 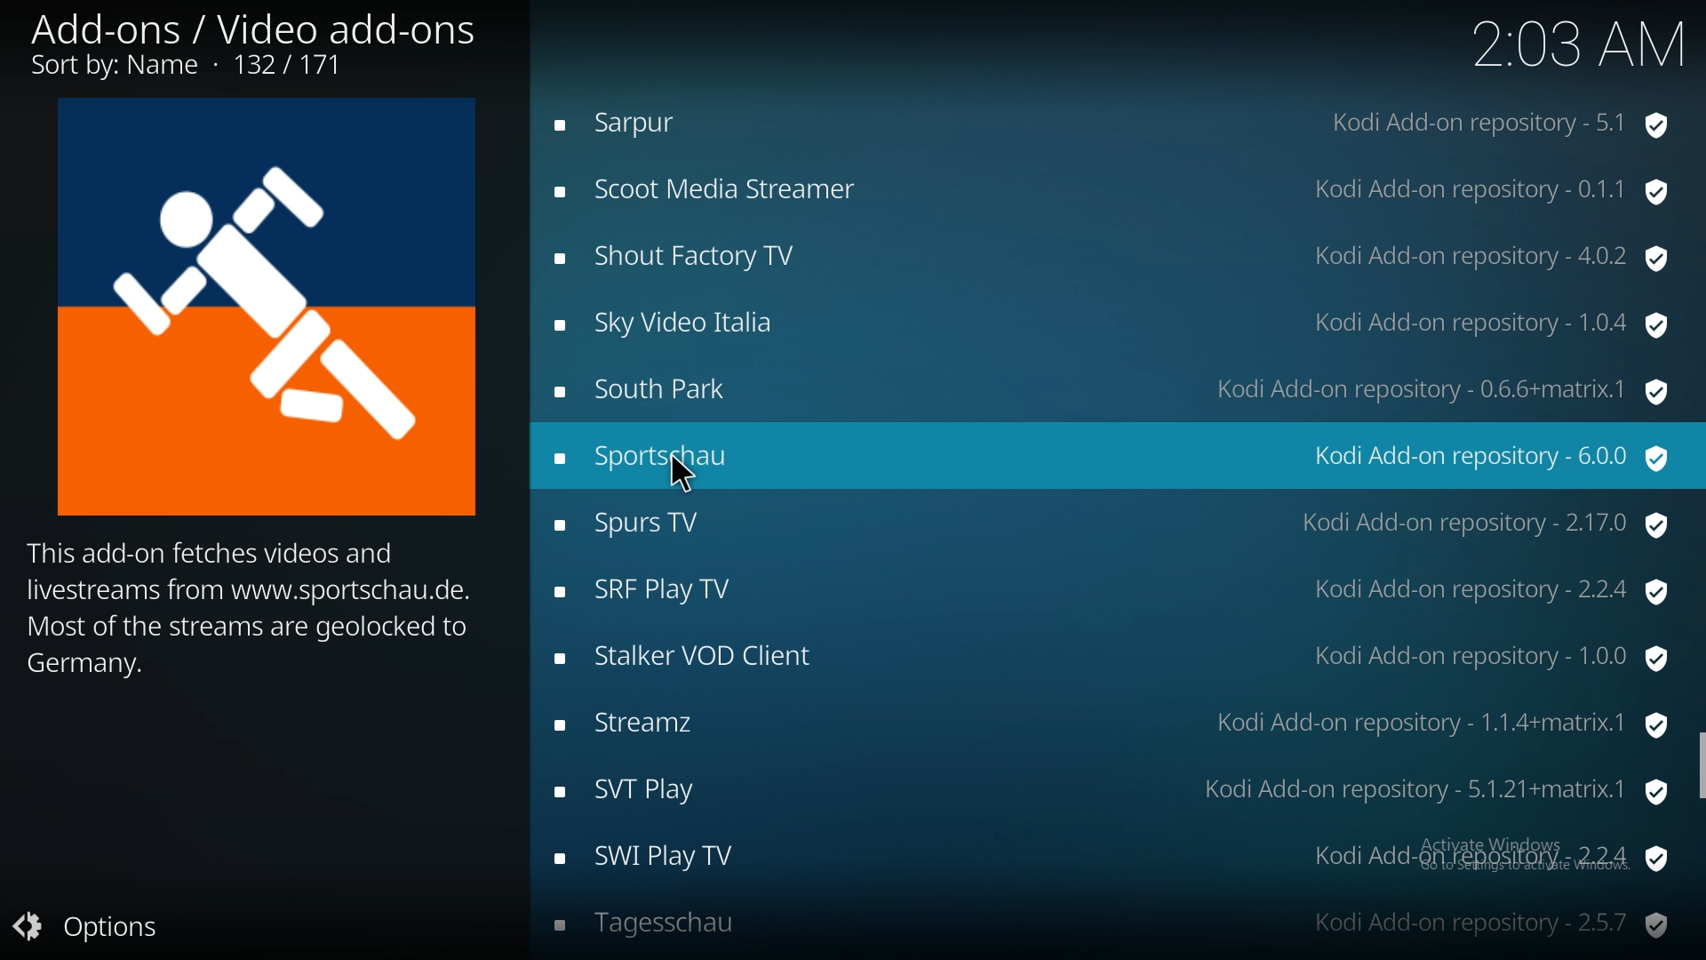 What do you see at coordinates (1120, 928) in the screenshot?
I see `tagesschau` at bounding box center [1120, 928].